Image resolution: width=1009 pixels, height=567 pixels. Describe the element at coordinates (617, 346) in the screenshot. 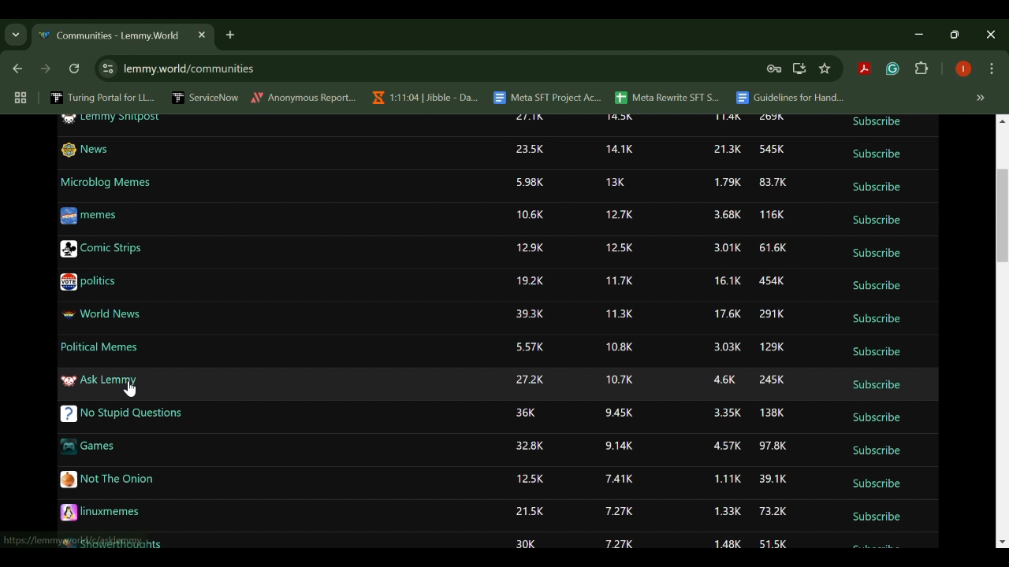

I see `10.8K` at that location.